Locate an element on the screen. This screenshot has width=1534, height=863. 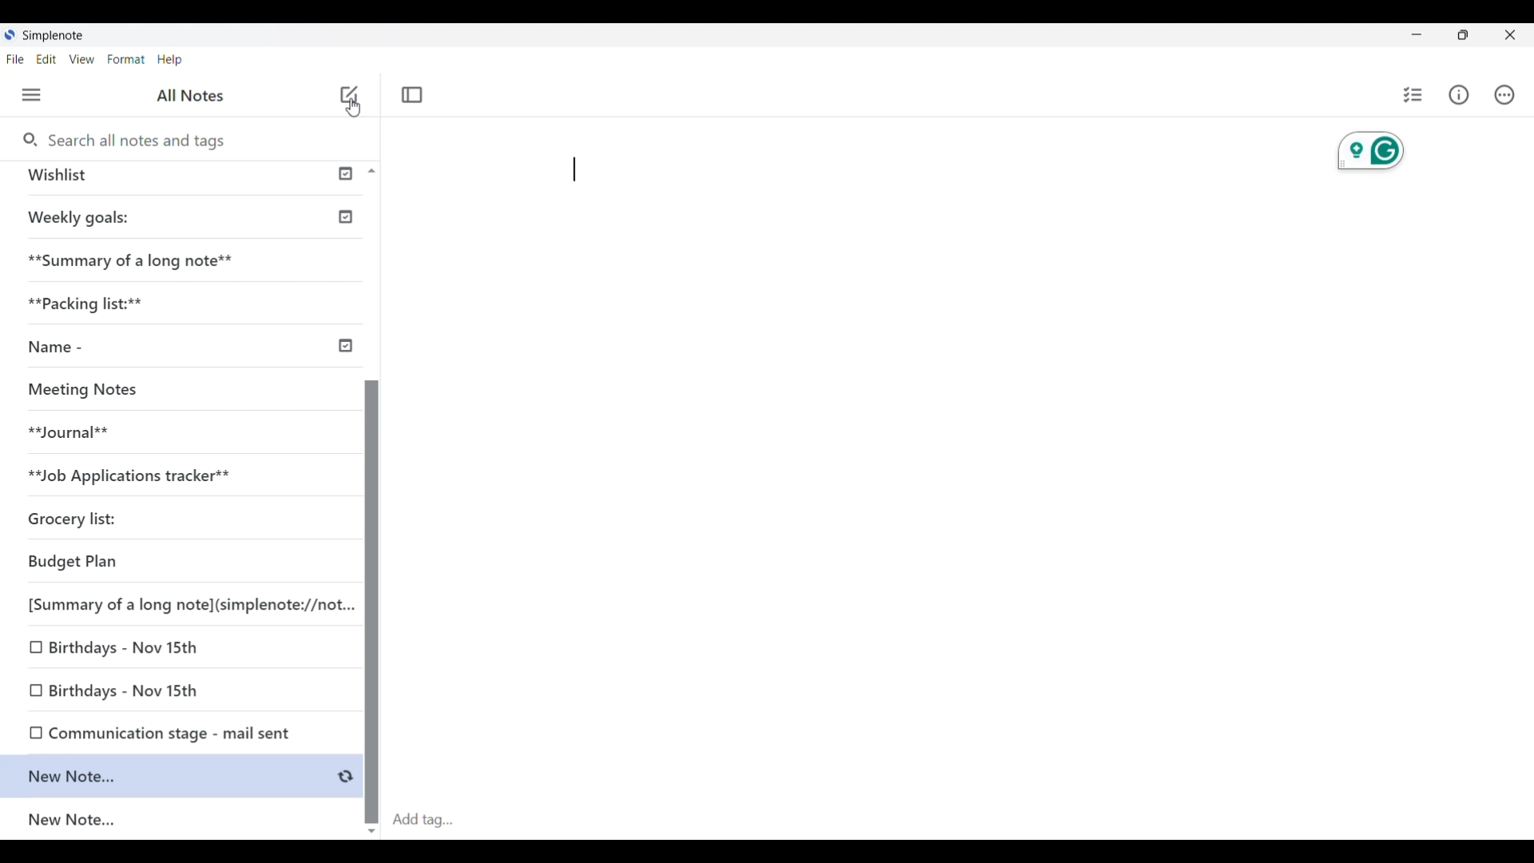
Edit menu is located at coordinates (46, 59).